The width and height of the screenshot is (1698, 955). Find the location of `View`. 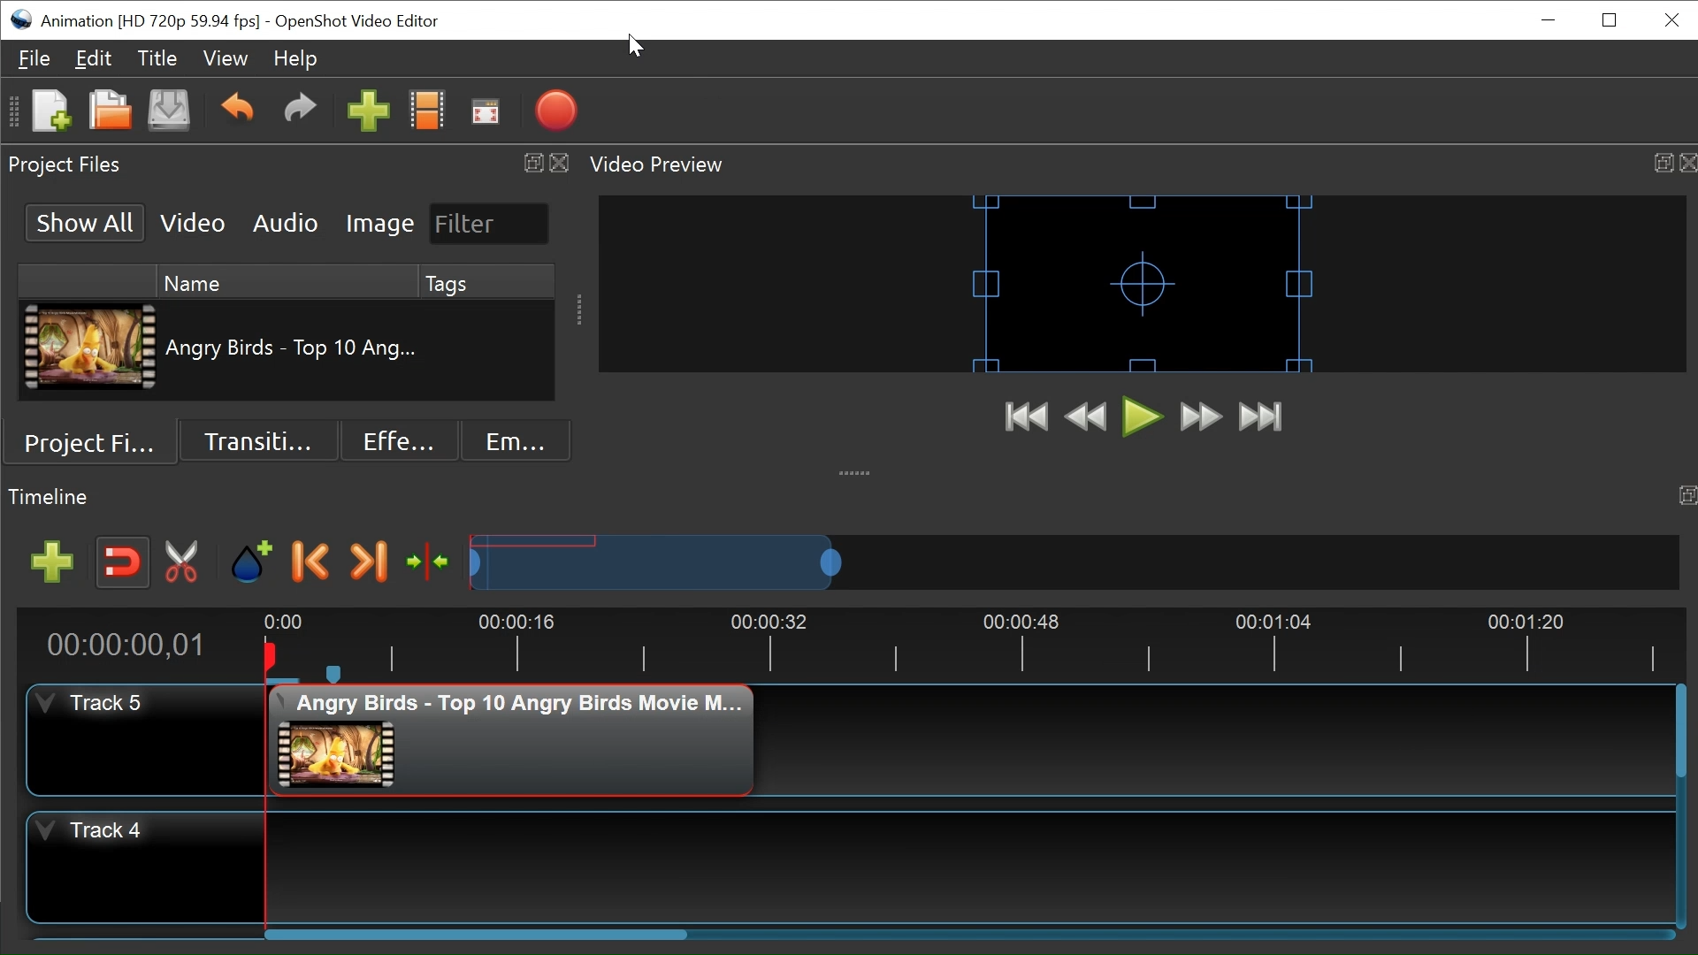

View is located at coordinates (226, 59).